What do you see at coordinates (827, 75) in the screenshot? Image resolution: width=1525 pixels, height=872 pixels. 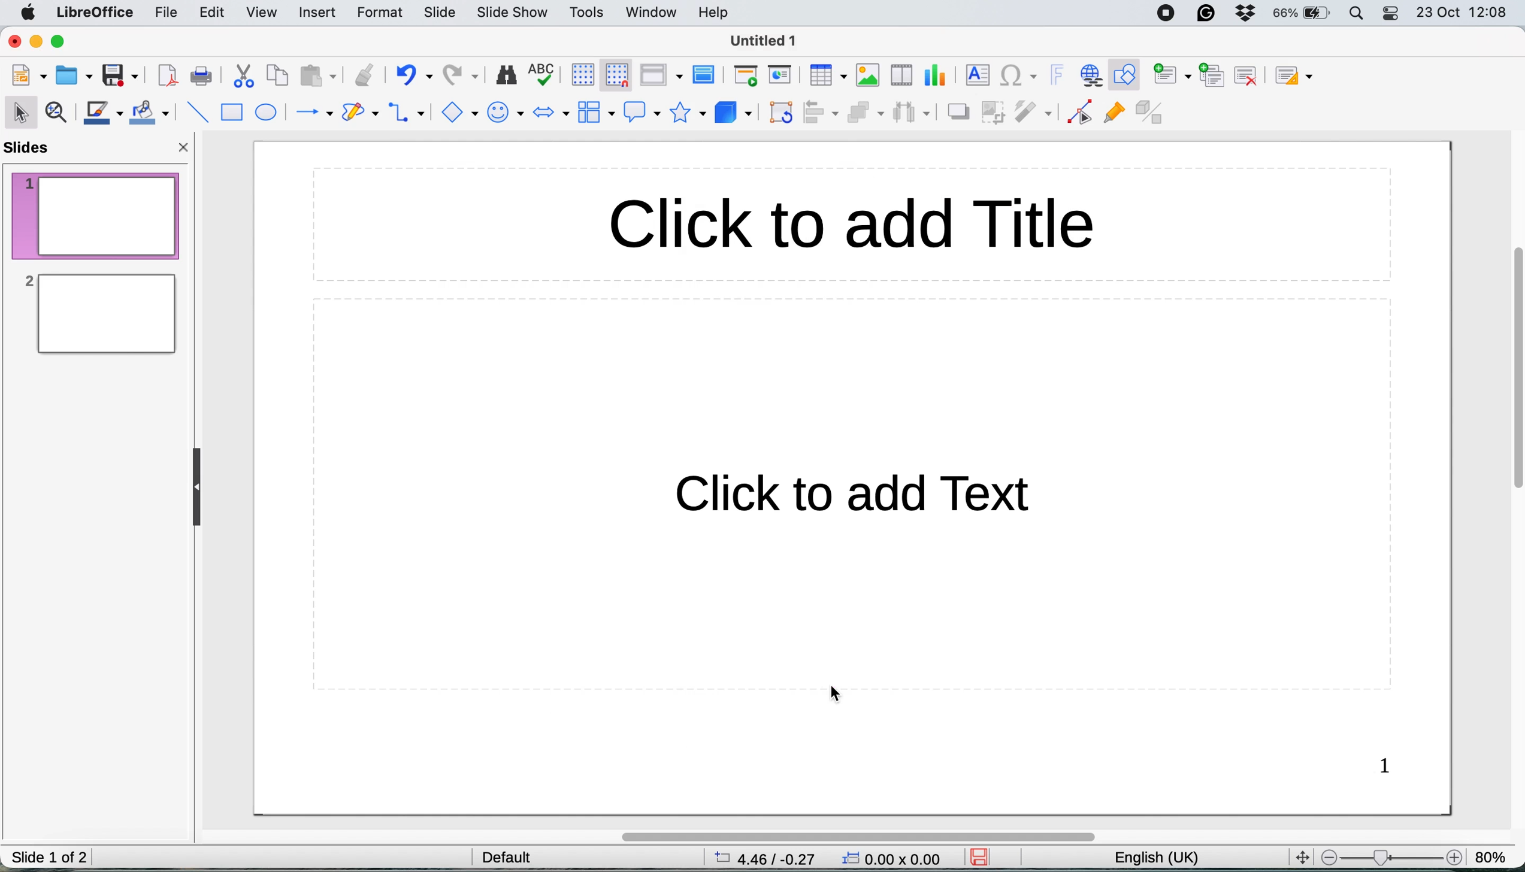 I see `insert table` at bounding box center [827, 75].